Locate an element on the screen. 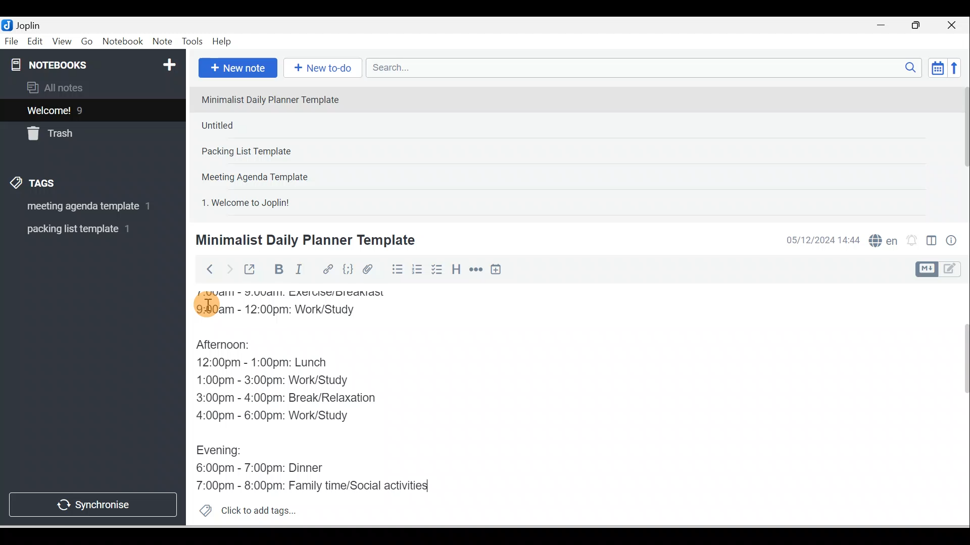 Image resolution: width=970 pixels, height=545 pixels. 7:00am - 9:00am: Exercise/Breakfast is located at coordinates (301, 295).